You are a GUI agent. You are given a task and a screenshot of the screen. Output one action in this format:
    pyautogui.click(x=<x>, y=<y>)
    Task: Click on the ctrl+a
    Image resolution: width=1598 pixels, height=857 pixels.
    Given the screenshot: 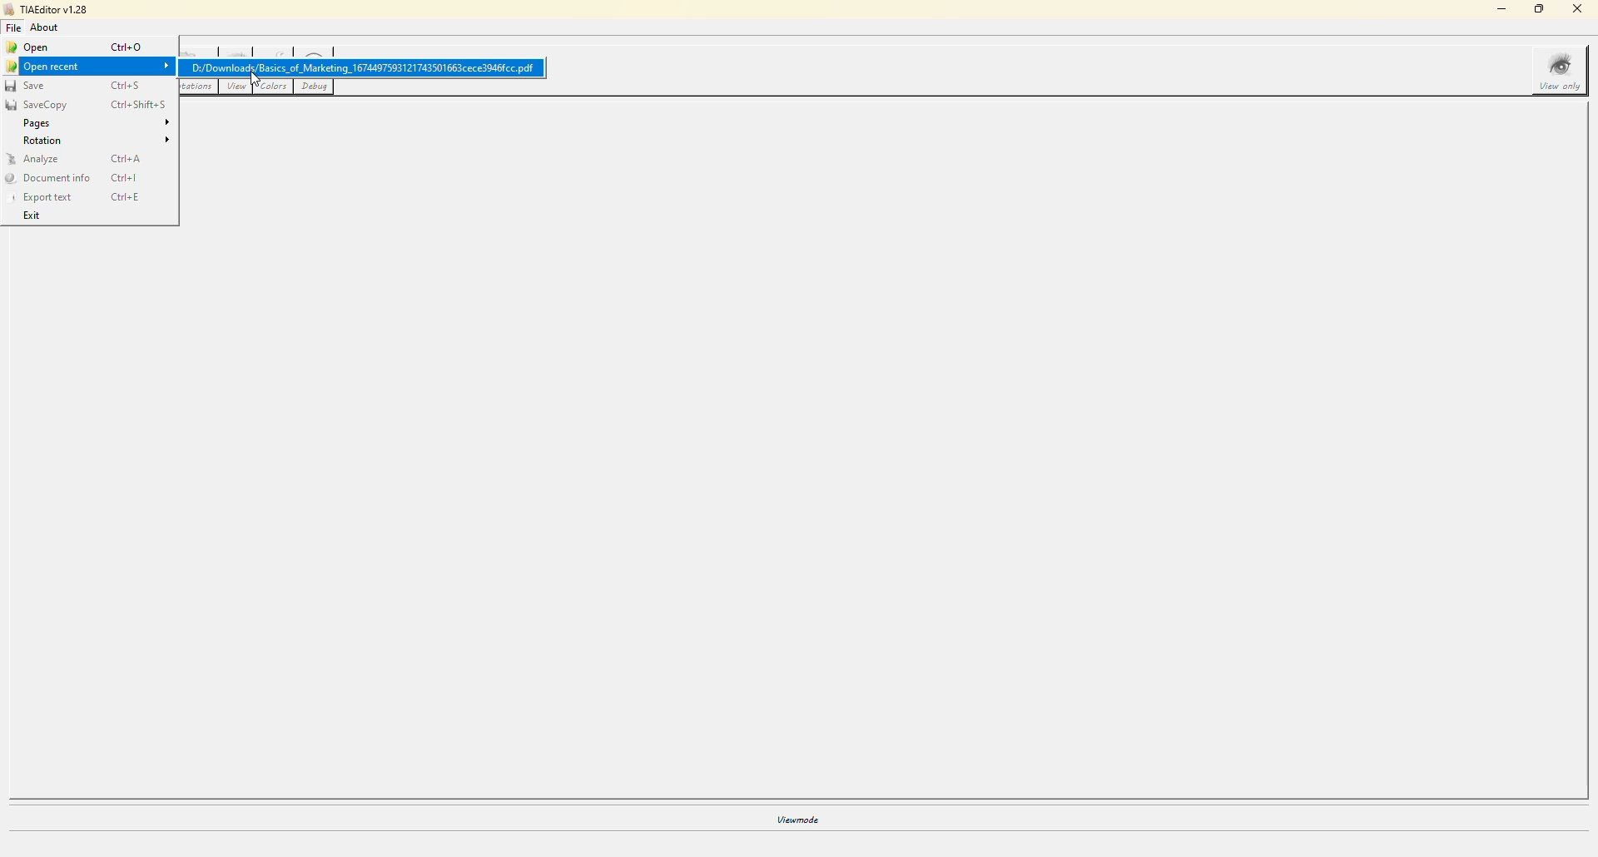 What is the action you would take?
    pyautogui.click(x=127, y=157)
    